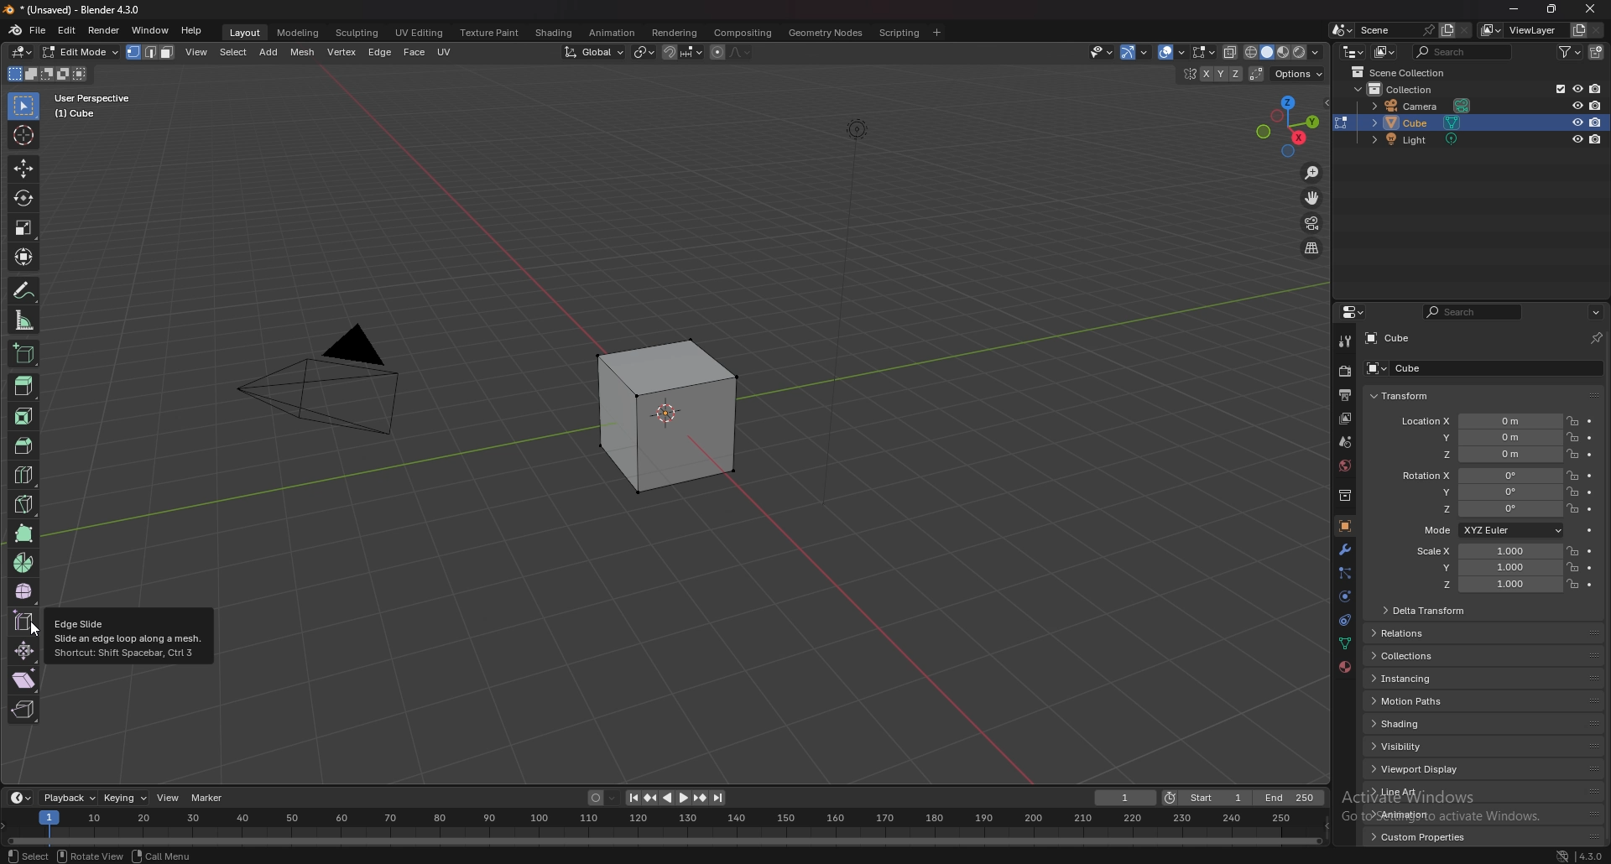 The image size is (1611, 864). What do you see at coordinates (1490, 586) in the screenshot?
I see `scale z` at bounding box center [1490, 586].